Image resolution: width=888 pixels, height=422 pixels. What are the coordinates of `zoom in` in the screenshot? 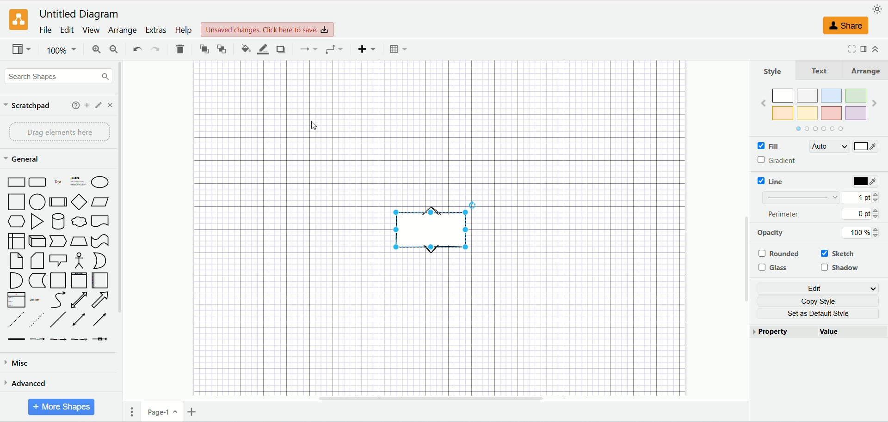 It's located at (95, 48).